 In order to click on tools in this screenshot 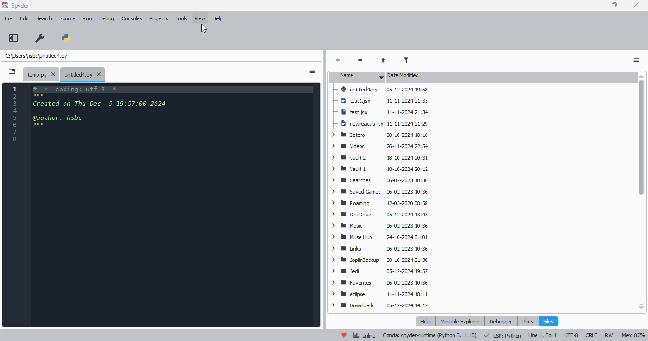, I will do `click(182, 18)`.